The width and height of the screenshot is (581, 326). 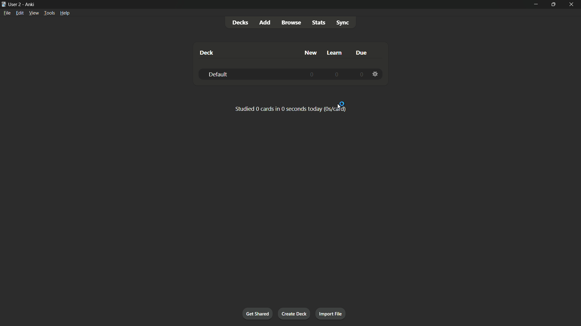 What do you see at coordinates (289, 109) in the screenshot?
I see `Studied 0 cards in 0 seconds today.` at bounding box center [289, 109].